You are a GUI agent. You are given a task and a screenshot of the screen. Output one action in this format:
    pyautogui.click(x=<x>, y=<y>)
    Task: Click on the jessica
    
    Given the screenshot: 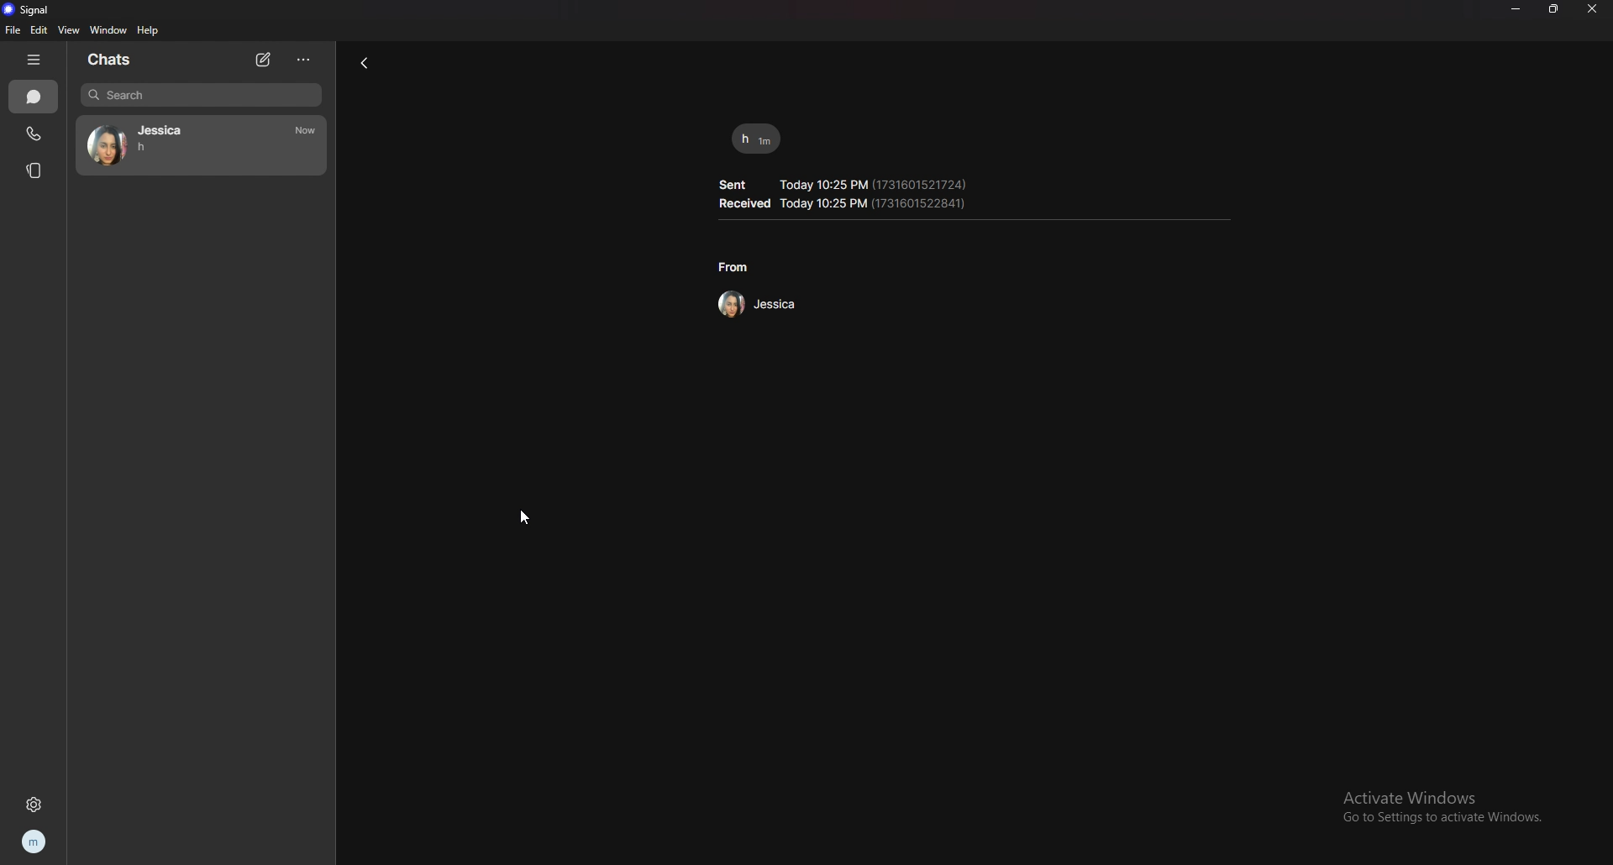 What is the action you would take?
    pyautogui.click(x=754, y=304)
    